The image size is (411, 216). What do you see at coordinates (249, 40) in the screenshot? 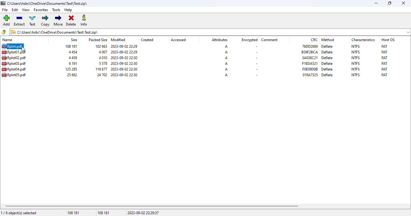
I see `encrypted` at bounding box center [249, 40].